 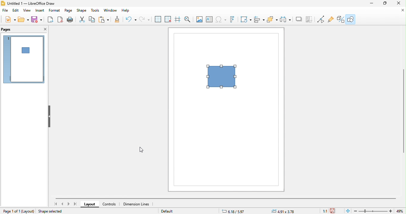 What do you see at coordinates (137, 204) in the screenshot?
I see `dimension lines` at bounding box center [137, 204].